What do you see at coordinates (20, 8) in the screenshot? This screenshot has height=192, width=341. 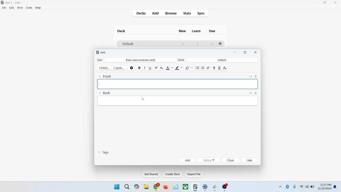 I see `view` at bounding box center [20, 8].